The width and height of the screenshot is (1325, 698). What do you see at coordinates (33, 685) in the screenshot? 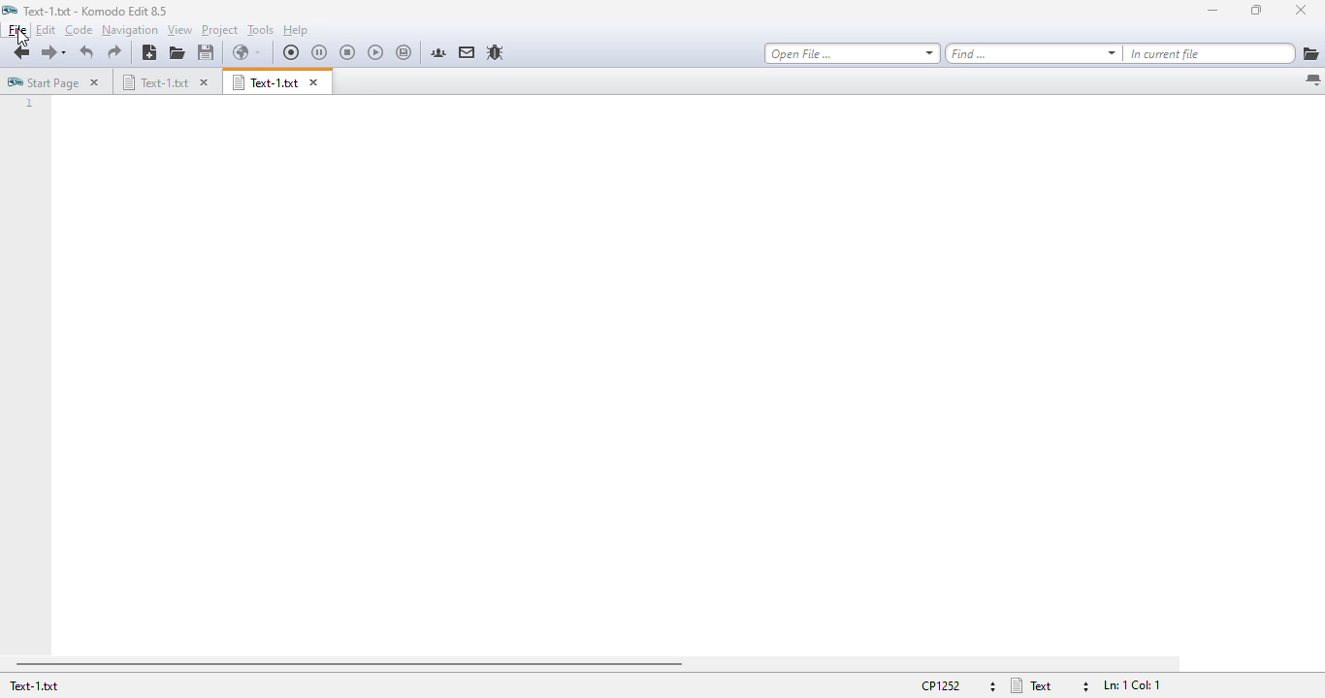
I see `text-1` at bounding box center [33, 685].